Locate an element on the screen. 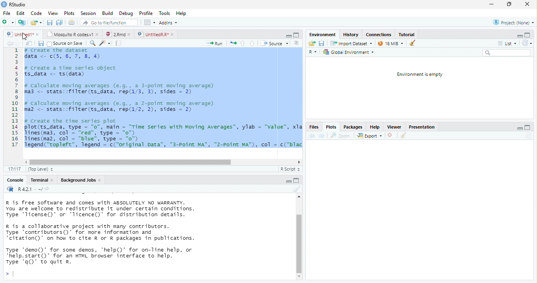  R is located at coordinates (314, 53).